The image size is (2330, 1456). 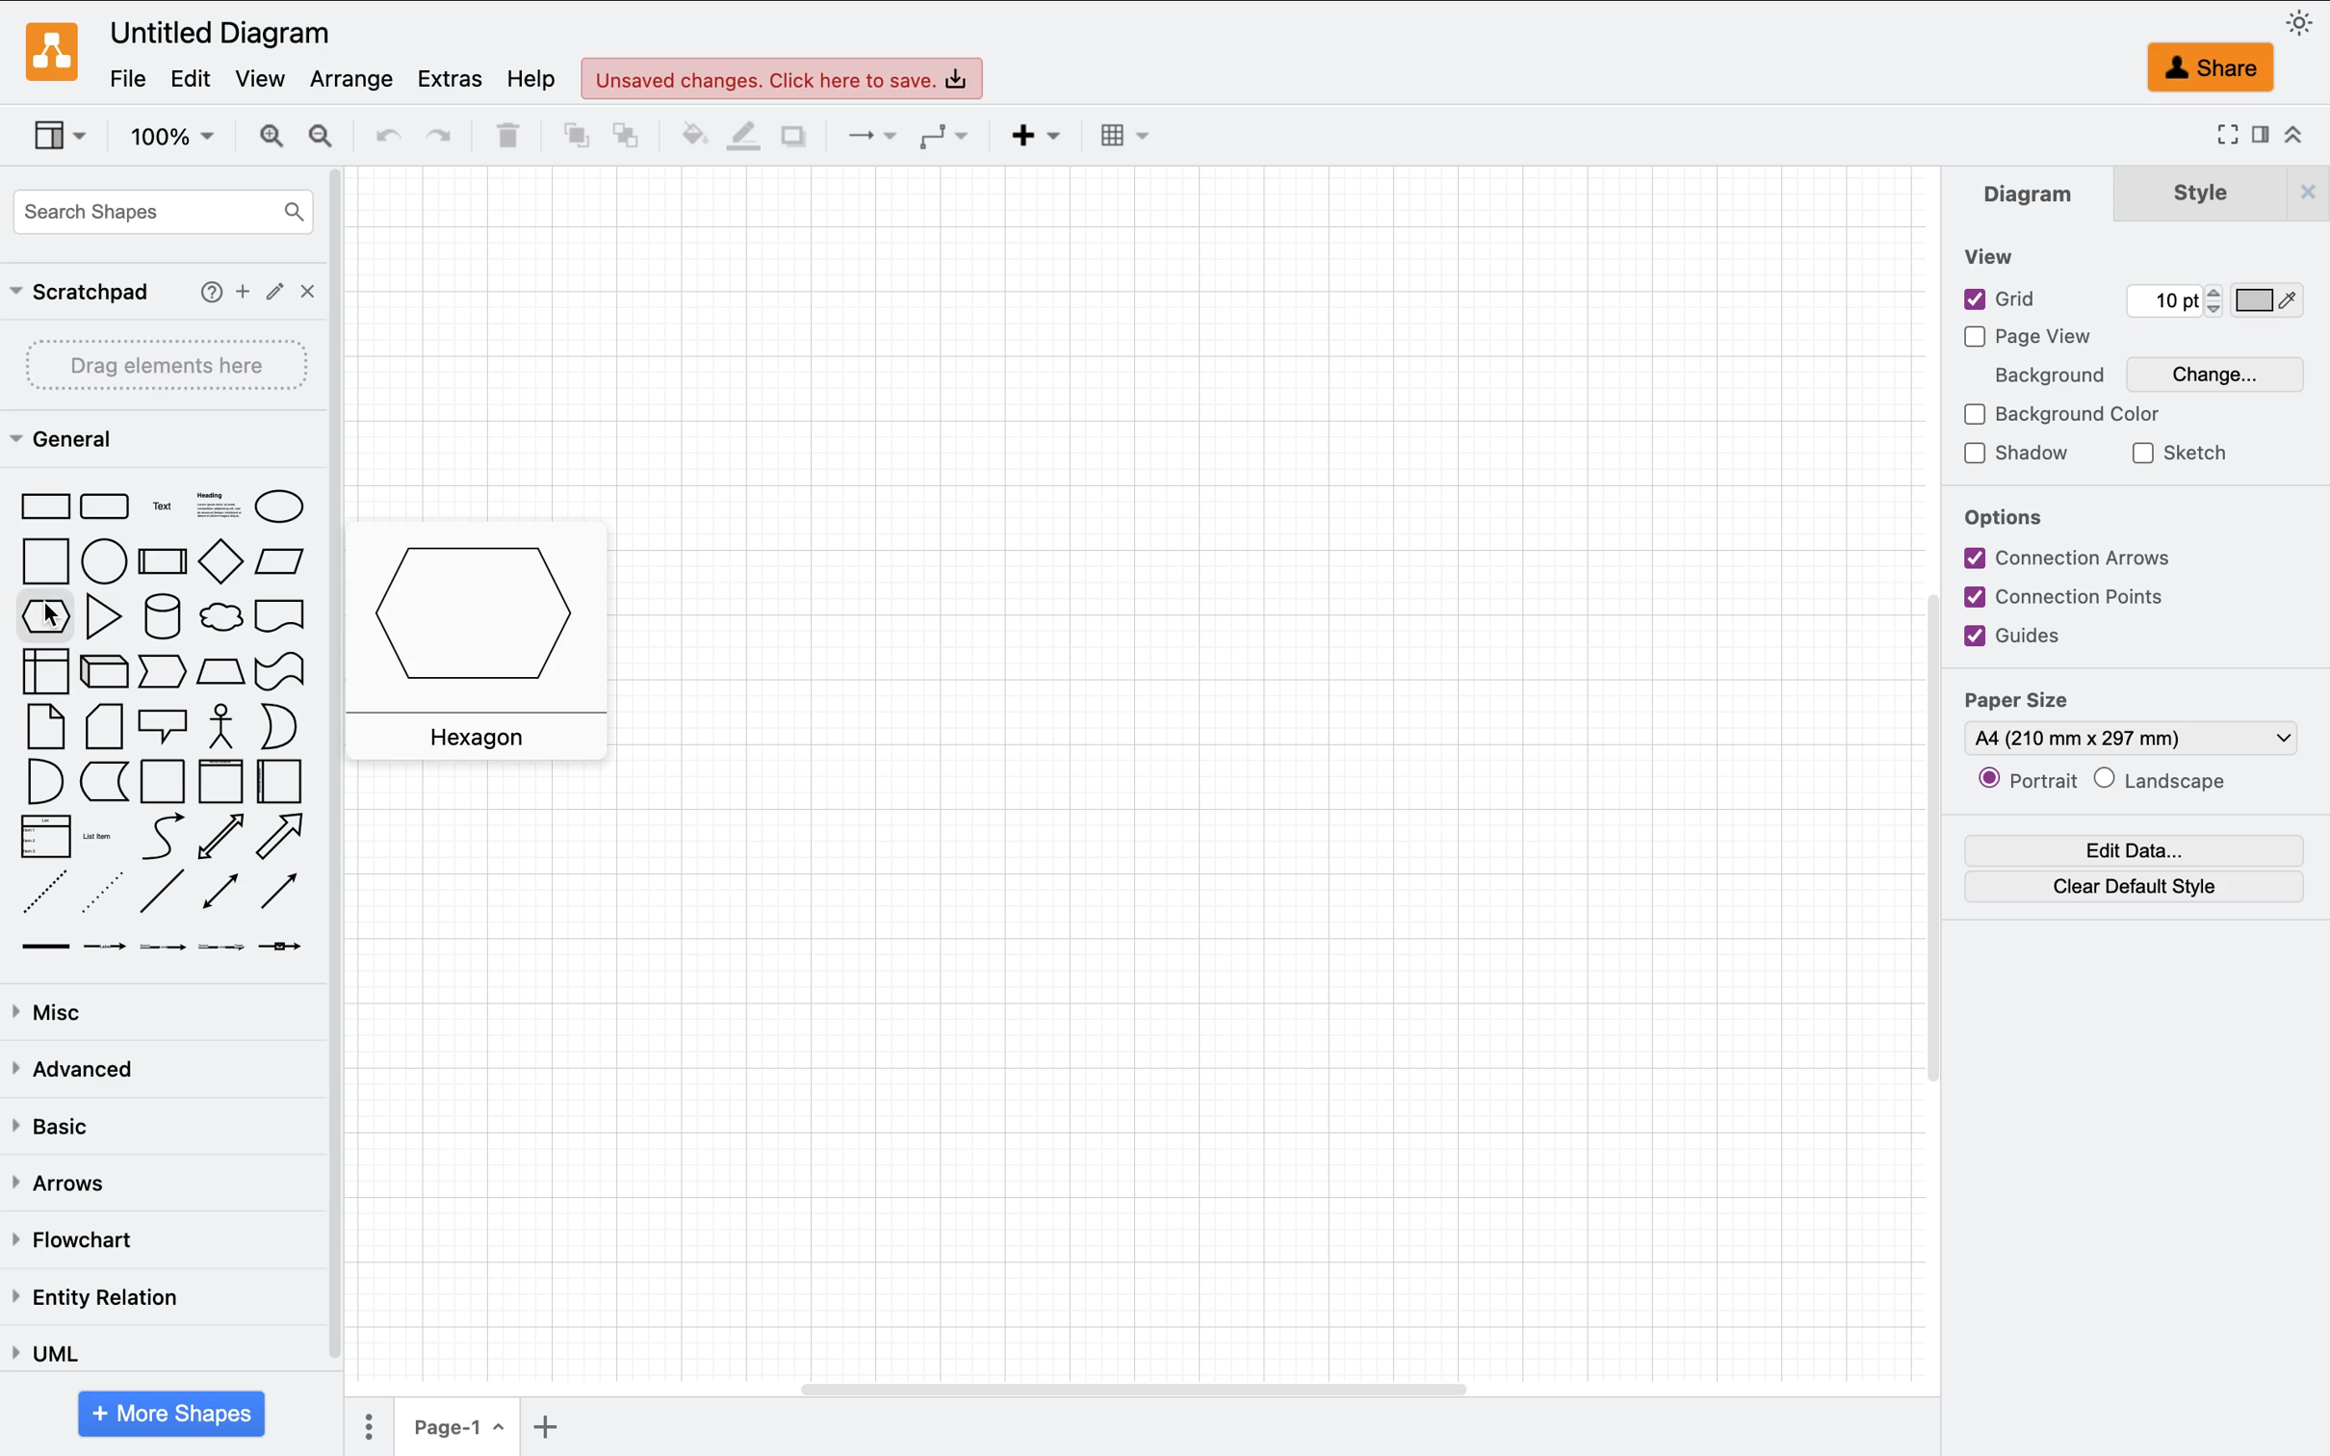 What do you see at coordinates (220, 835) in the screenshot?
I see `bidirectional arrow` at bounding box center [220, 835].